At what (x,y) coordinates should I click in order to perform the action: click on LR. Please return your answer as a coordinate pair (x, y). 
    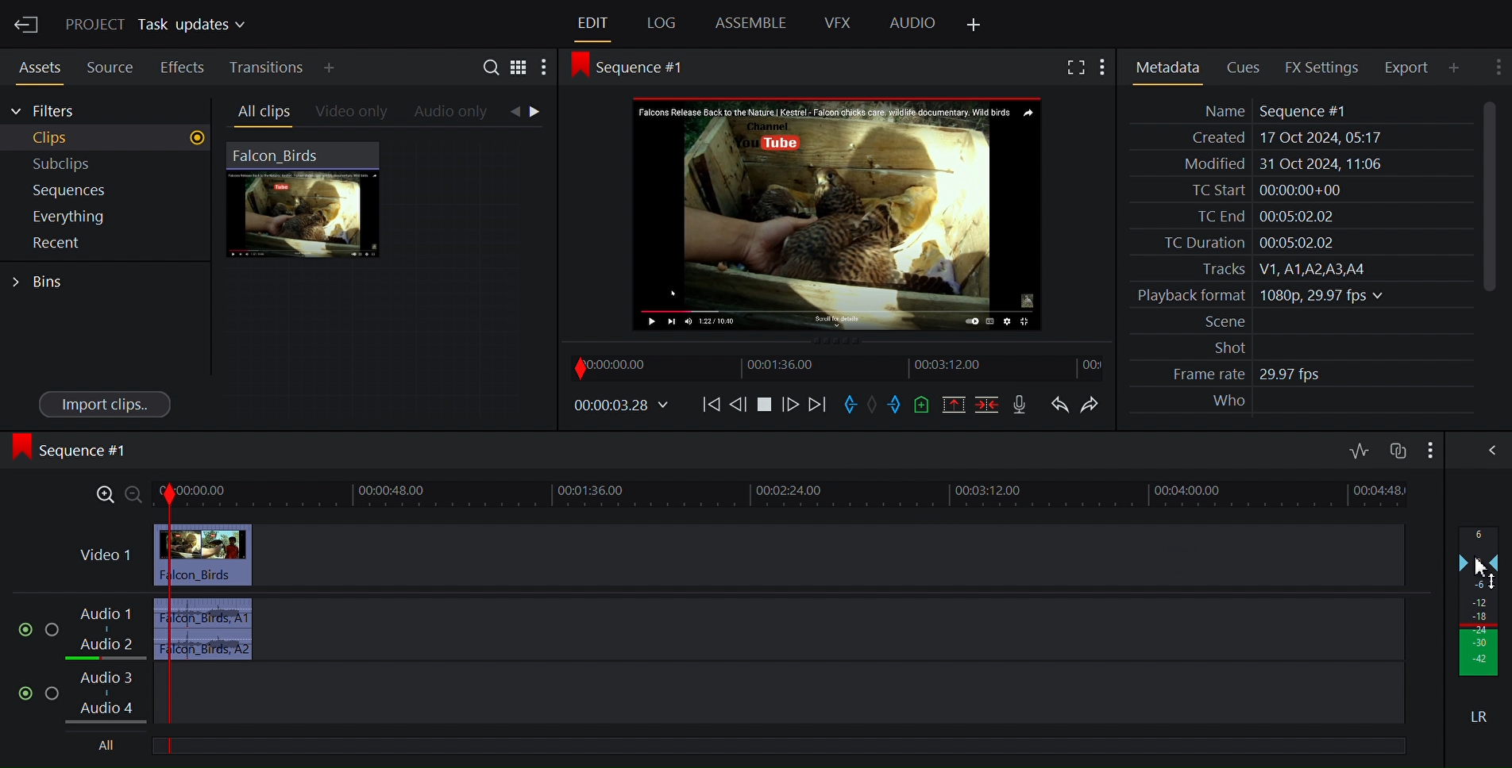
    Looking at the image, I should click on (1475, 713).